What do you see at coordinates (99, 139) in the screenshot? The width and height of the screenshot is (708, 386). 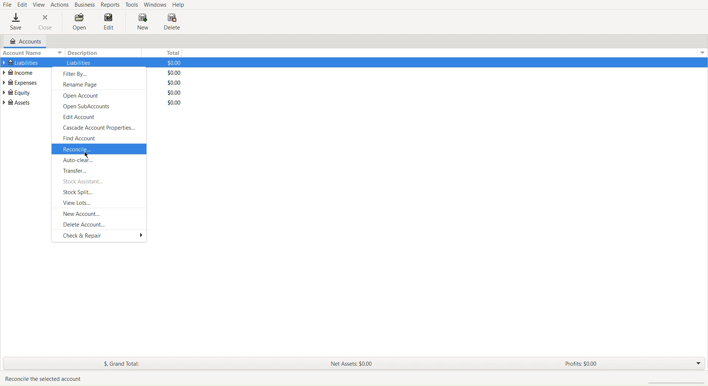 I see `Find Account` at bounding box center [99, 139].